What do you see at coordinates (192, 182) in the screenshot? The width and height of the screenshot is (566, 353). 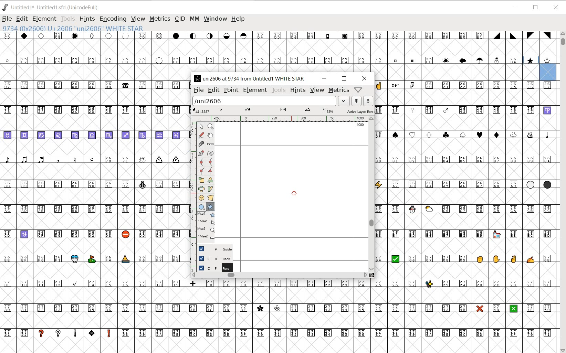 I see `SCALE` at bounding box center [192, 182].